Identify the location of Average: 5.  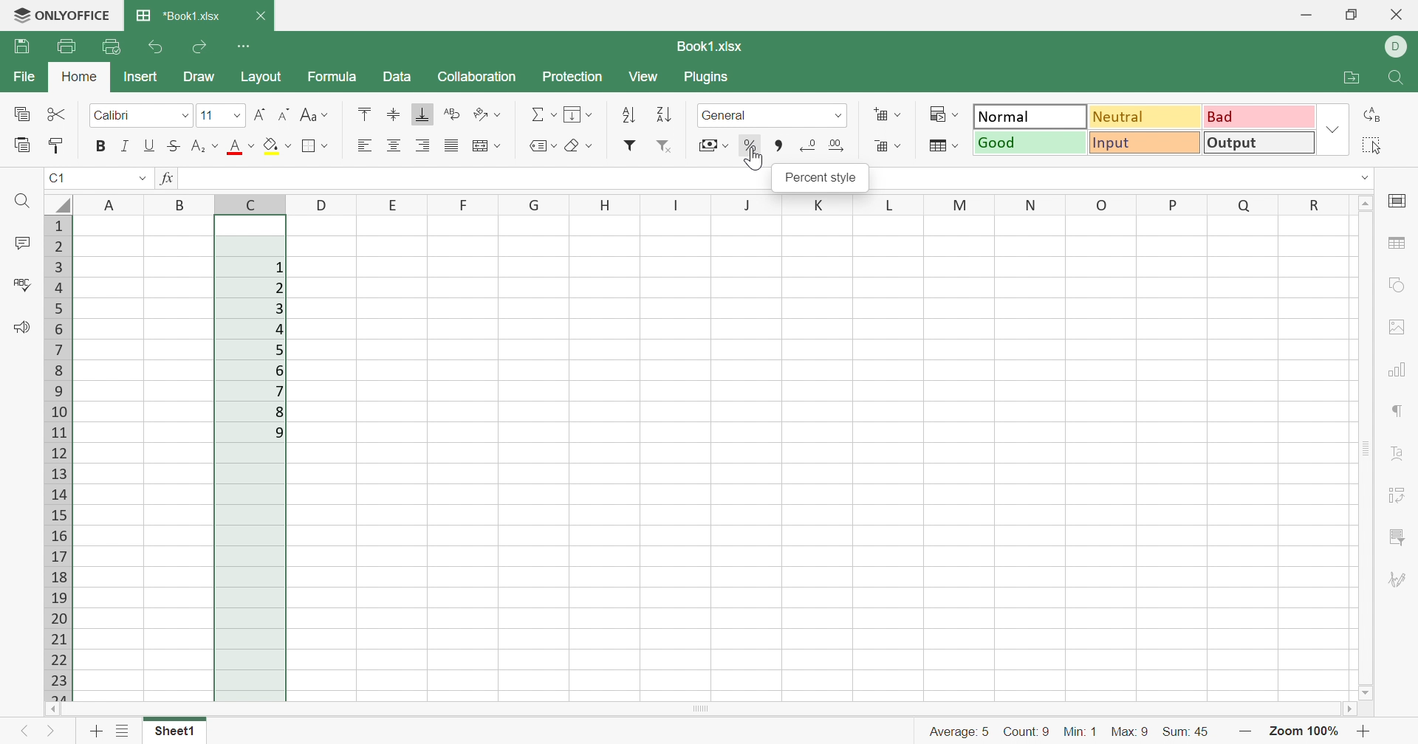
(961, 731).